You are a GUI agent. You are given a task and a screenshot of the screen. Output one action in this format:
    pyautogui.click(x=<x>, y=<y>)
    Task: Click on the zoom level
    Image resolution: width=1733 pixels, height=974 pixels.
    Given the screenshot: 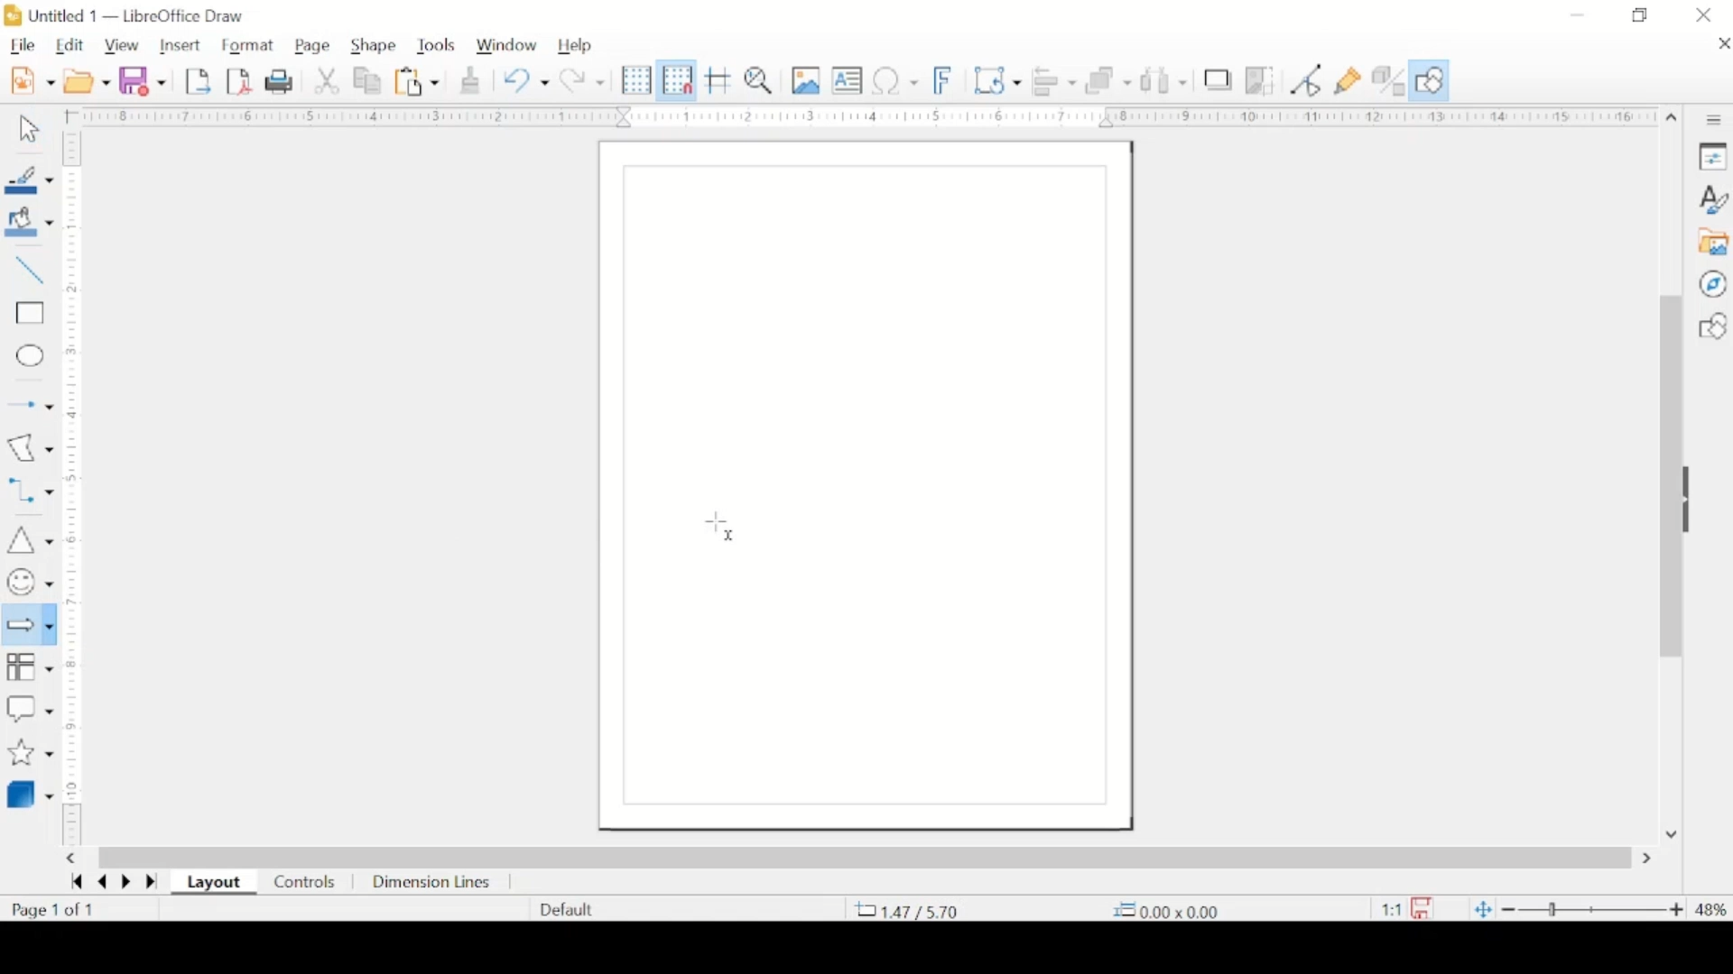 What is the action you would take?
    pyautogui.click(x=1711, y=911)
    